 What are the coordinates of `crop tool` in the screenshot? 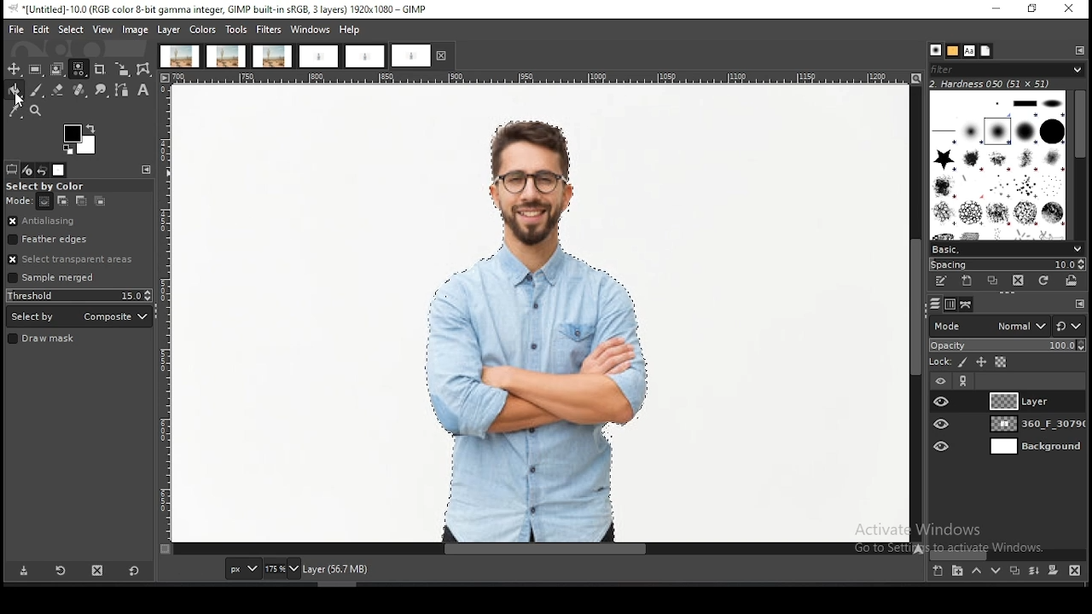 It's located at (100, 71).